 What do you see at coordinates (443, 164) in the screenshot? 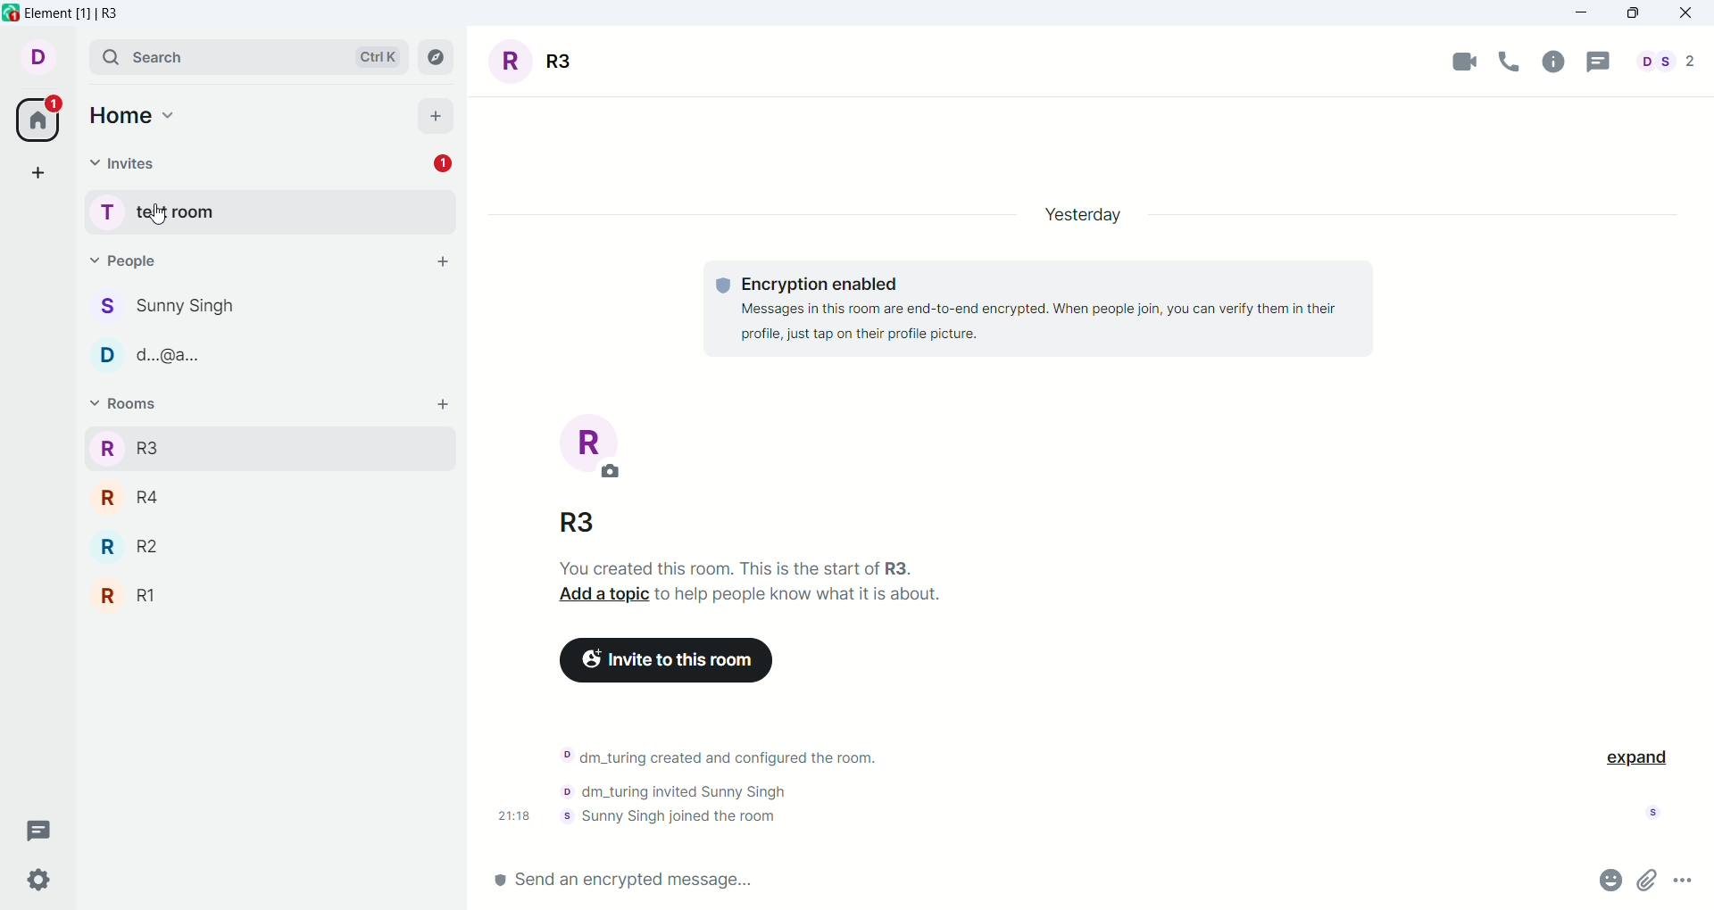
I see `1 invite` at bounding box center [443, 164].